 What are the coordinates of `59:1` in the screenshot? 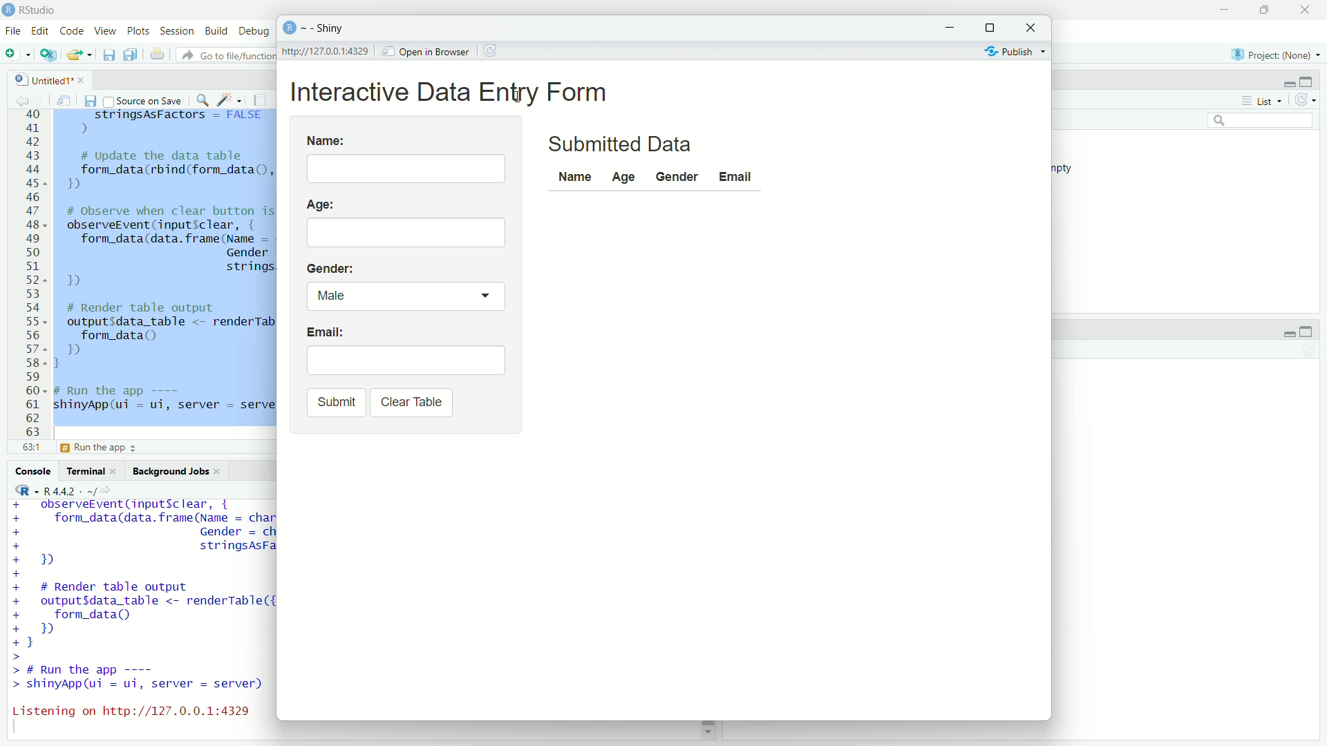 It's located at (30, 450).